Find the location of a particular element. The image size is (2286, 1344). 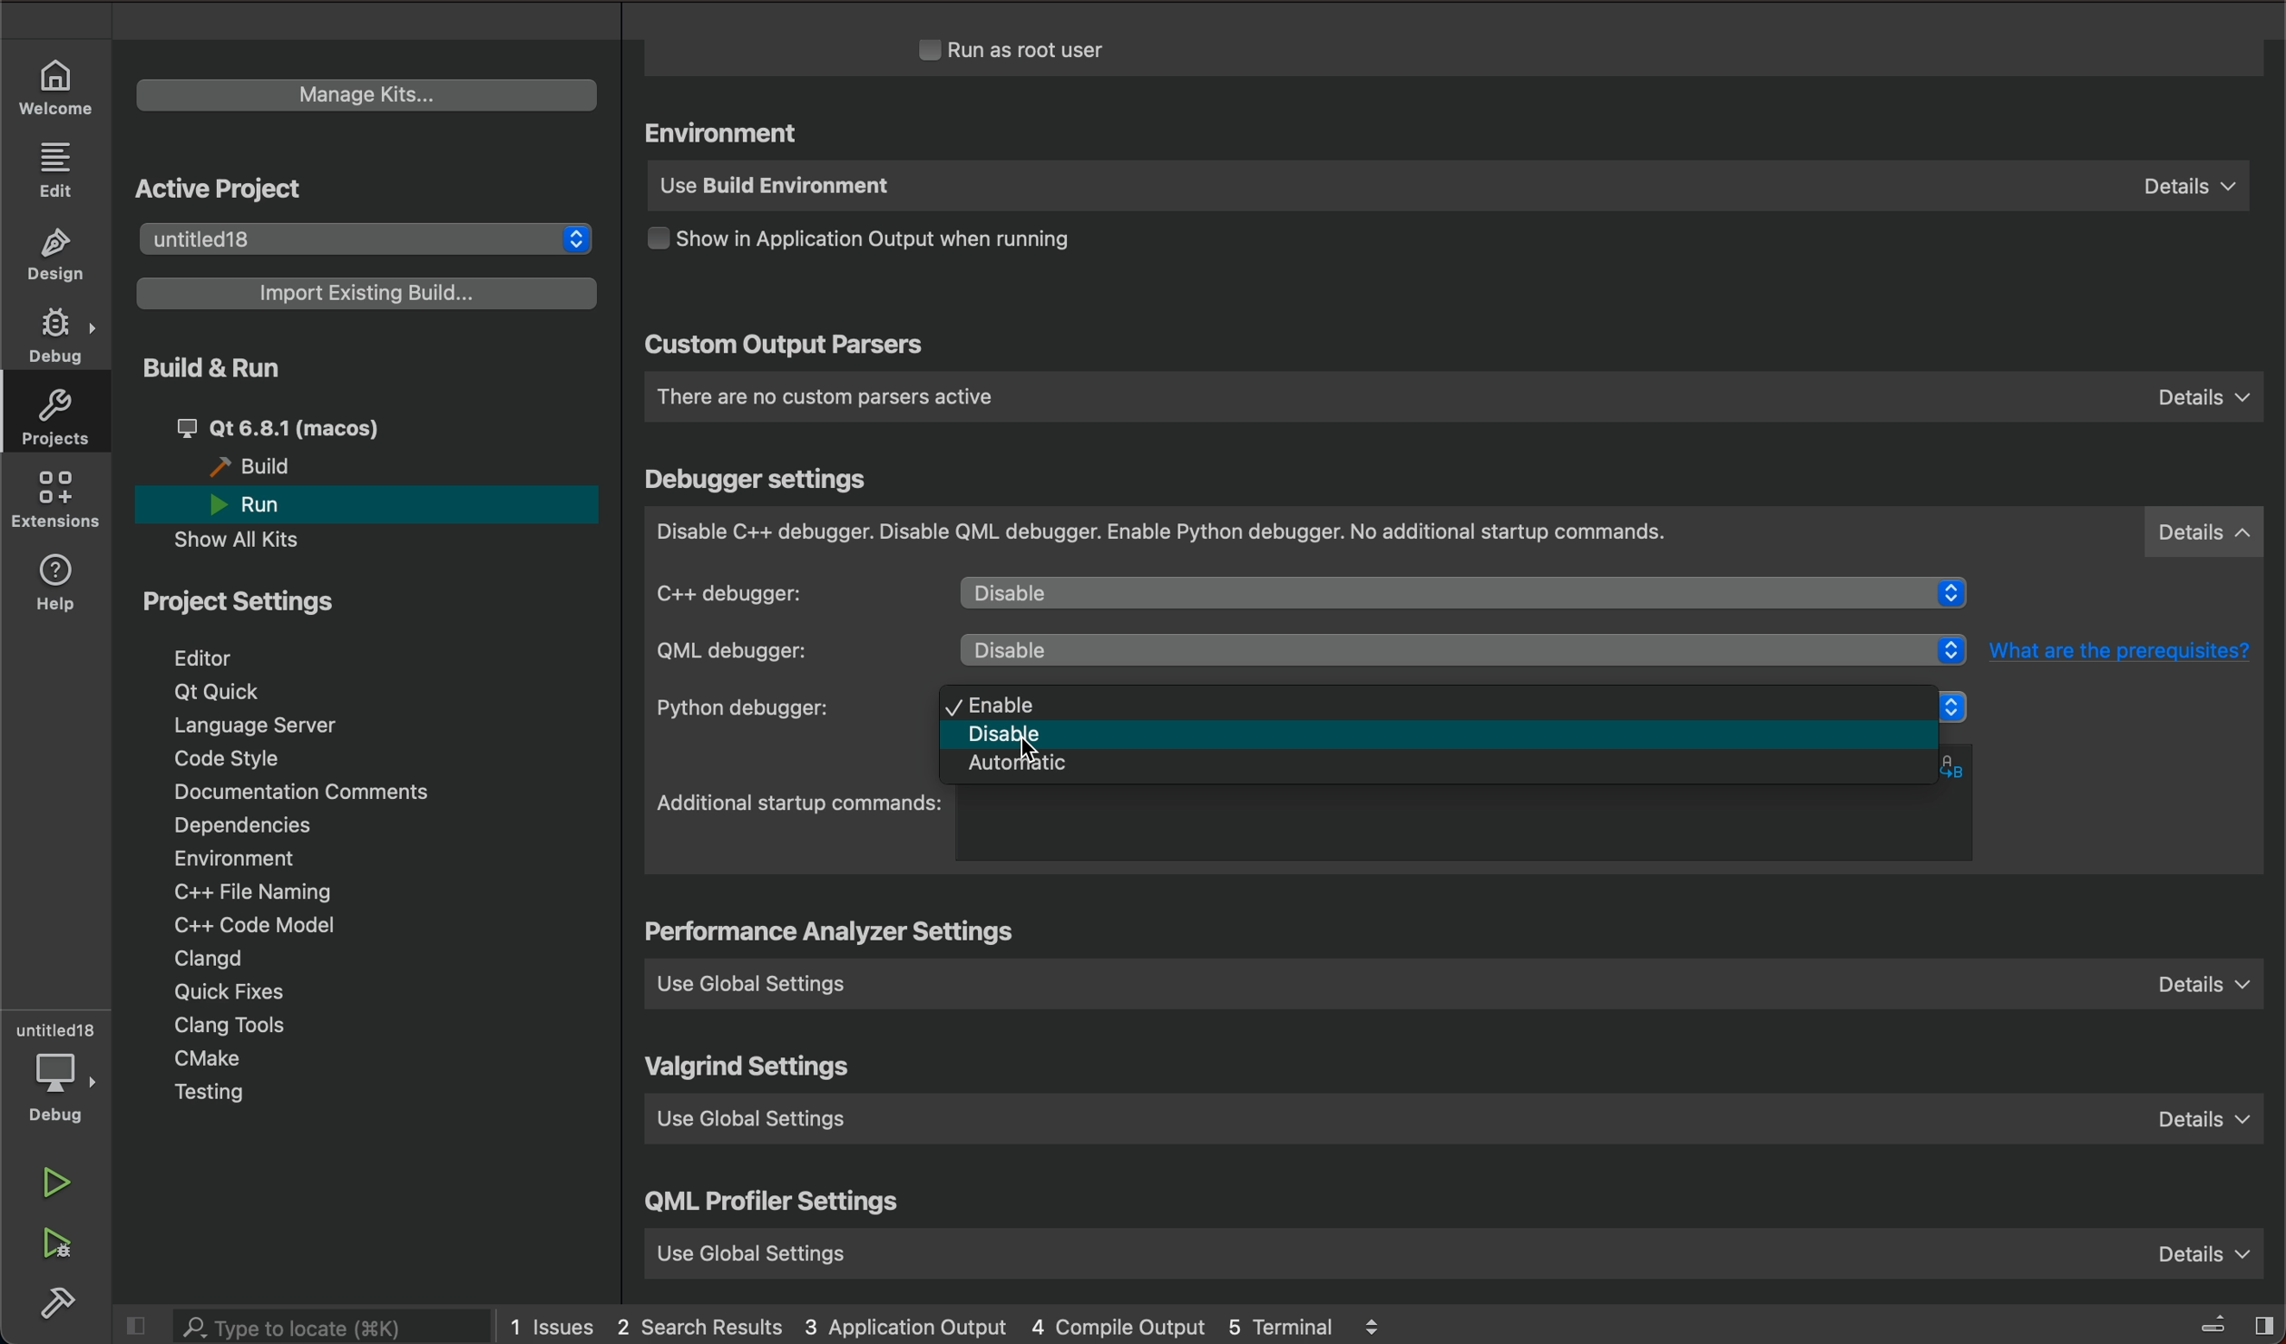

automatic is located at coordinates (1448, 772).